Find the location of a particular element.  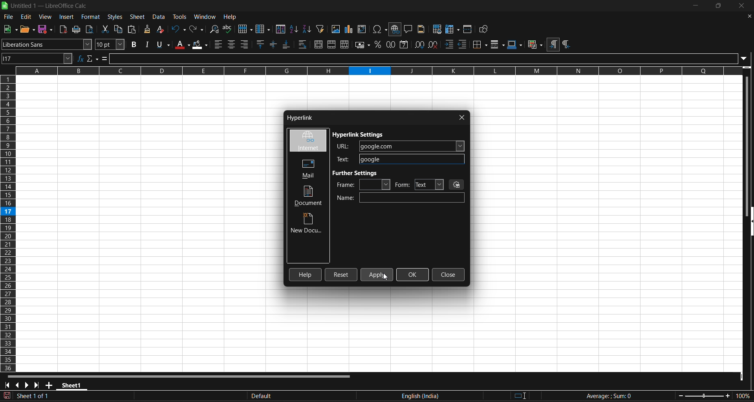

formula is located at coordinates (608, 396).